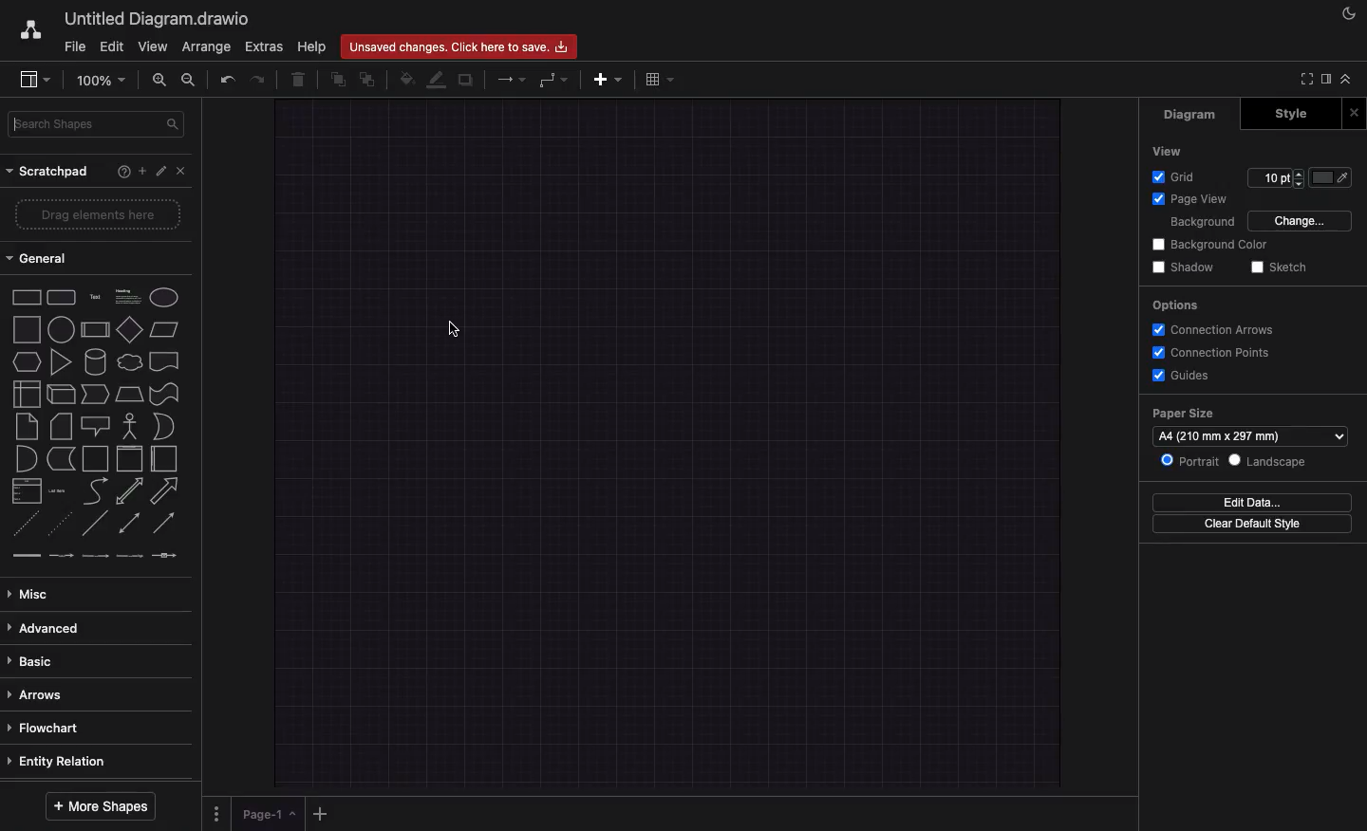 This screenshot has width=1367, height=831. What do you see at coordinates (153, 47) in the screenshot?
I see `View` at bounding box center [153, 47].